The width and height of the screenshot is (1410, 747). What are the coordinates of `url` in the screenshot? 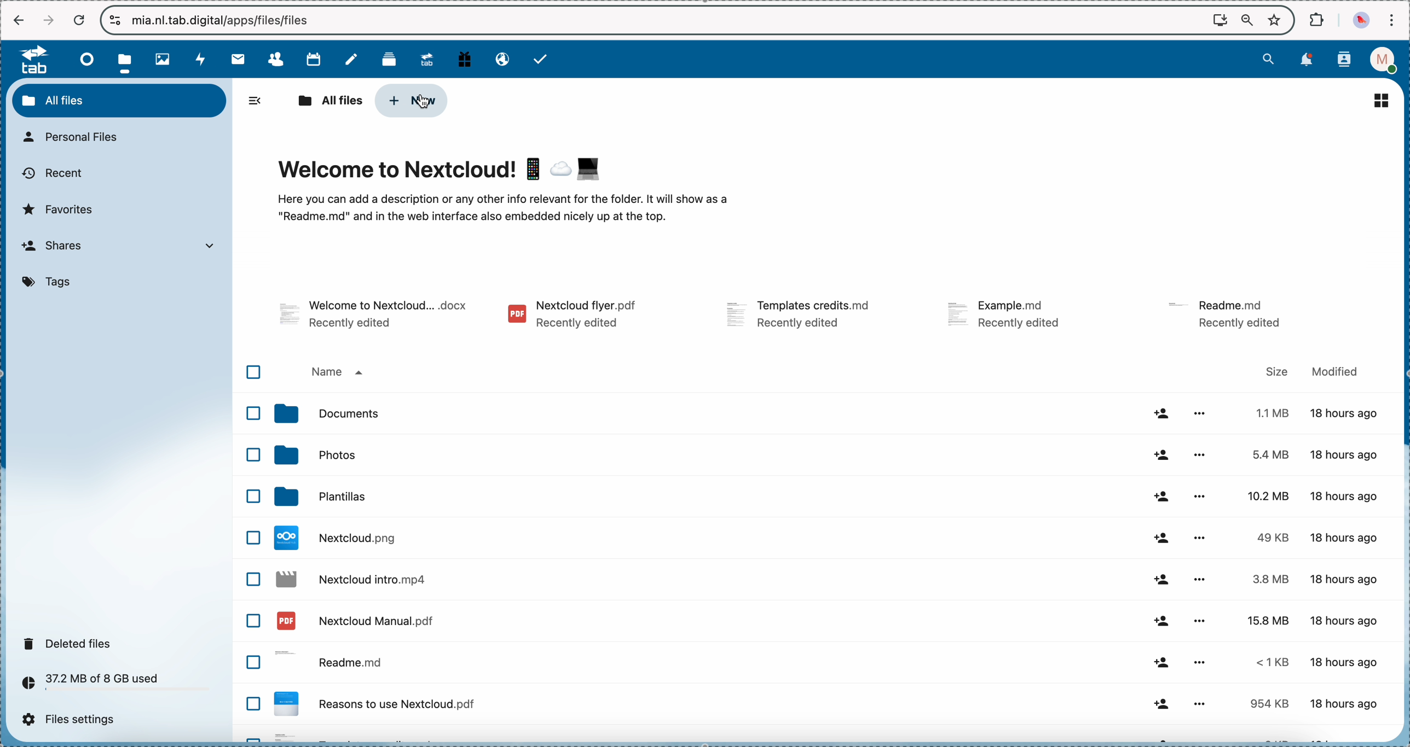 It's located at (229, 20).